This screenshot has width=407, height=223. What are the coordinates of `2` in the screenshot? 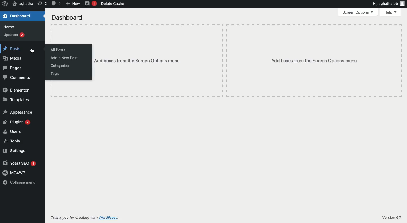 It's located at (42, 4).